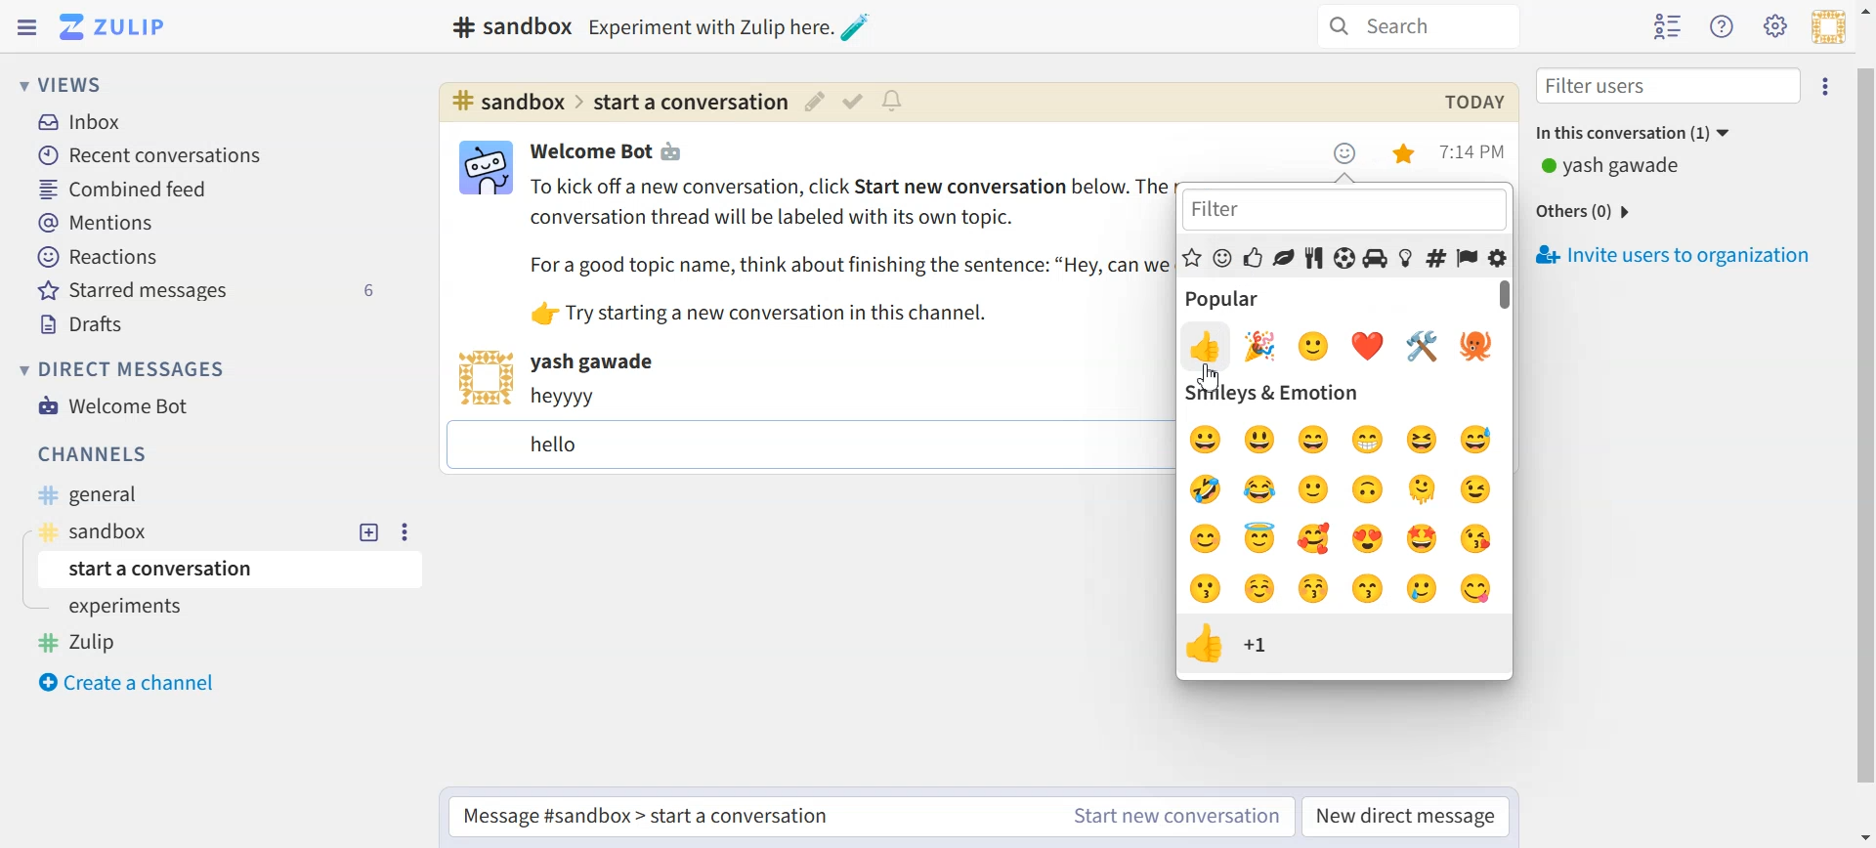 This screenshot has height=848, width=1876. I want to click on blush, so click(1205, 542).